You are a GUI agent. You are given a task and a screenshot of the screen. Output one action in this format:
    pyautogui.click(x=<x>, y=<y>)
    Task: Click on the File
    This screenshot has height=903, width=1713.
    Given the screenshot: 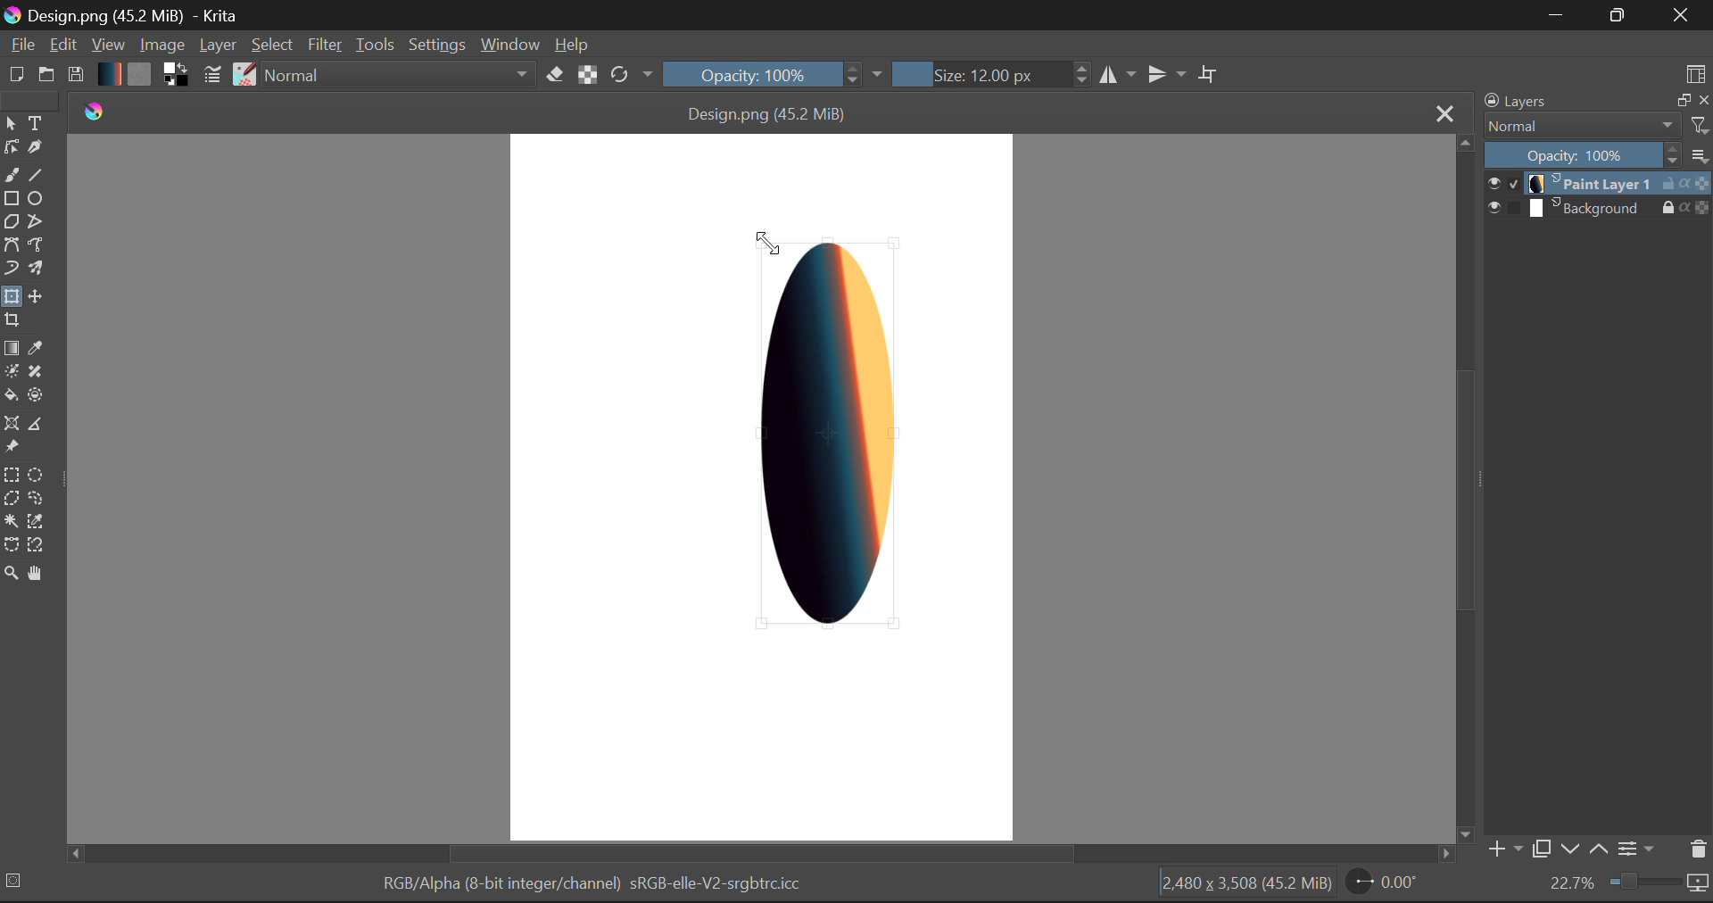 What is the action you would take?
    pyautogui.click(x=20, y=45)
    